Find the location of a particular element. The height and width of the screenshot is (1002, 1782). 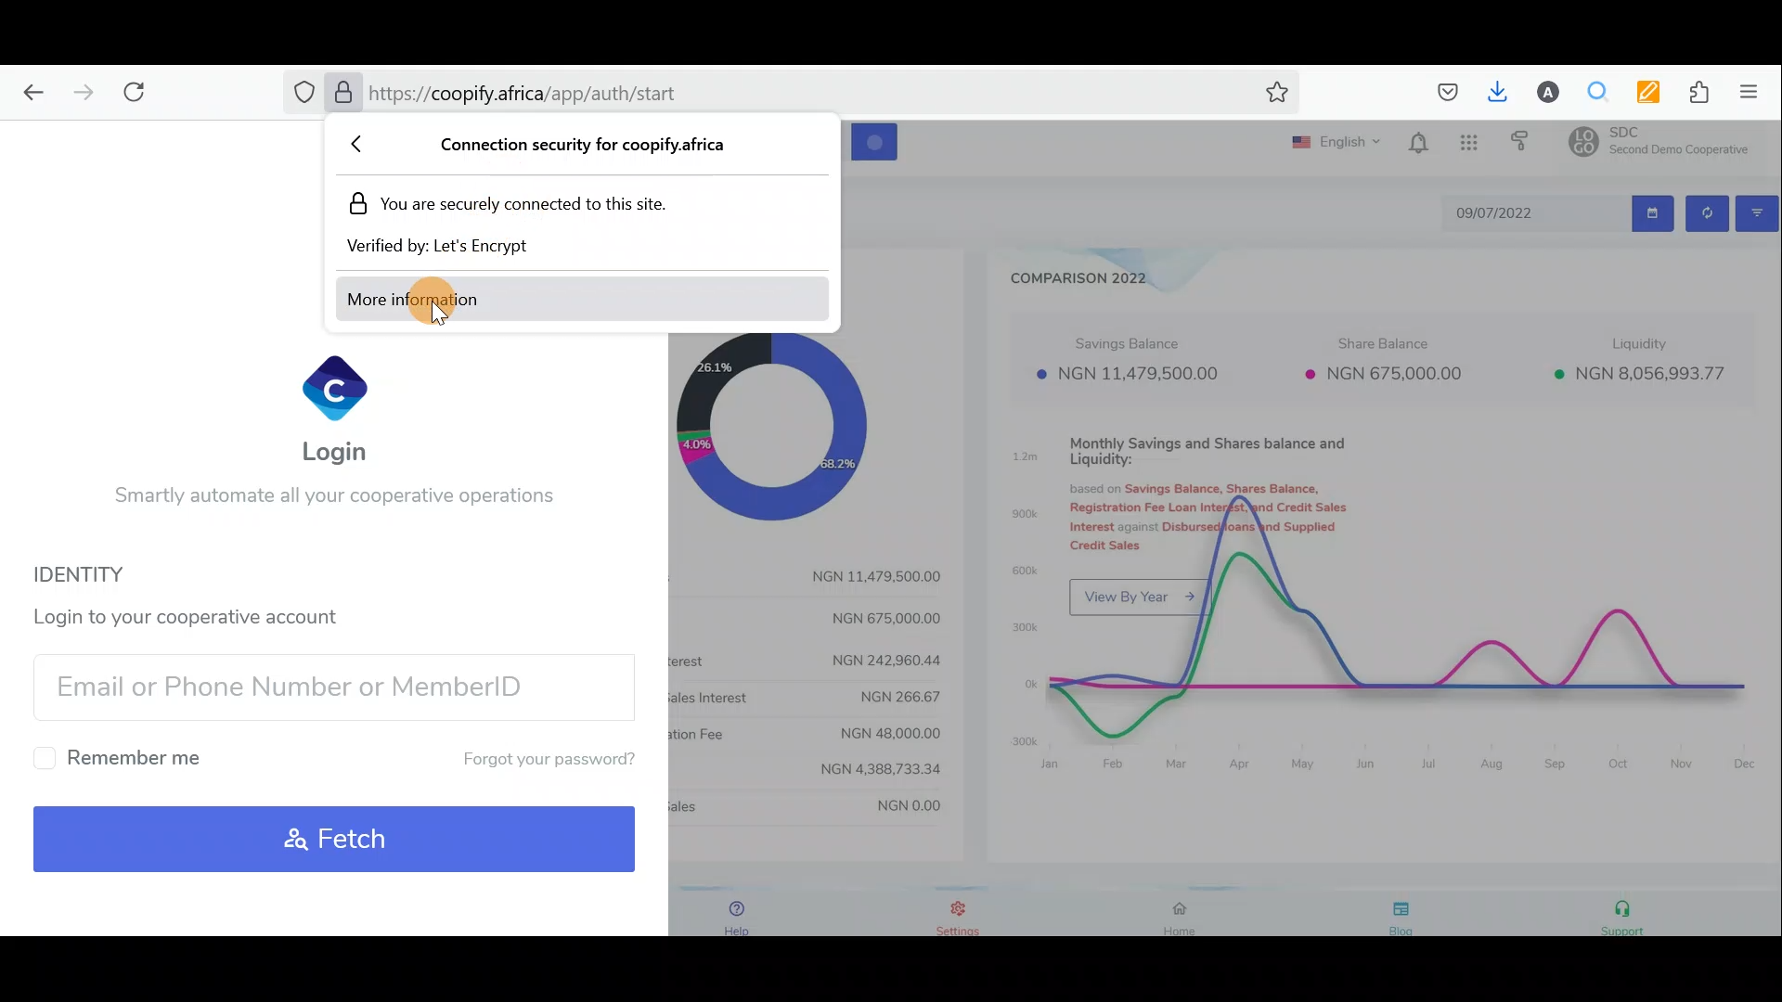

Identity is located at coordinates (105, 573).